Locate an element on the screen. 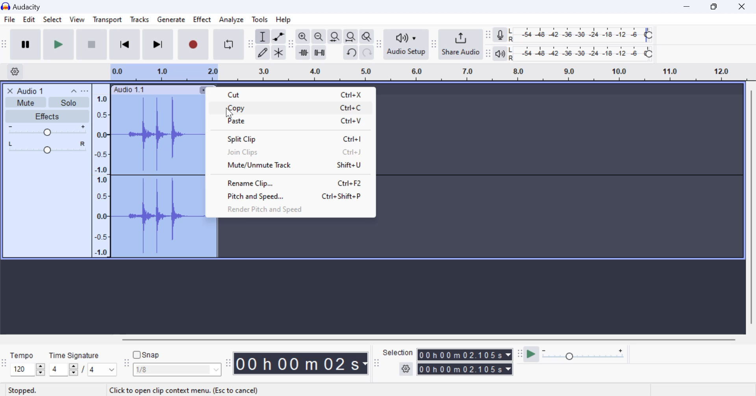 Image resolution: width=756 pixels, height=396 pixels. Mute is located at coordinates (27, 102).